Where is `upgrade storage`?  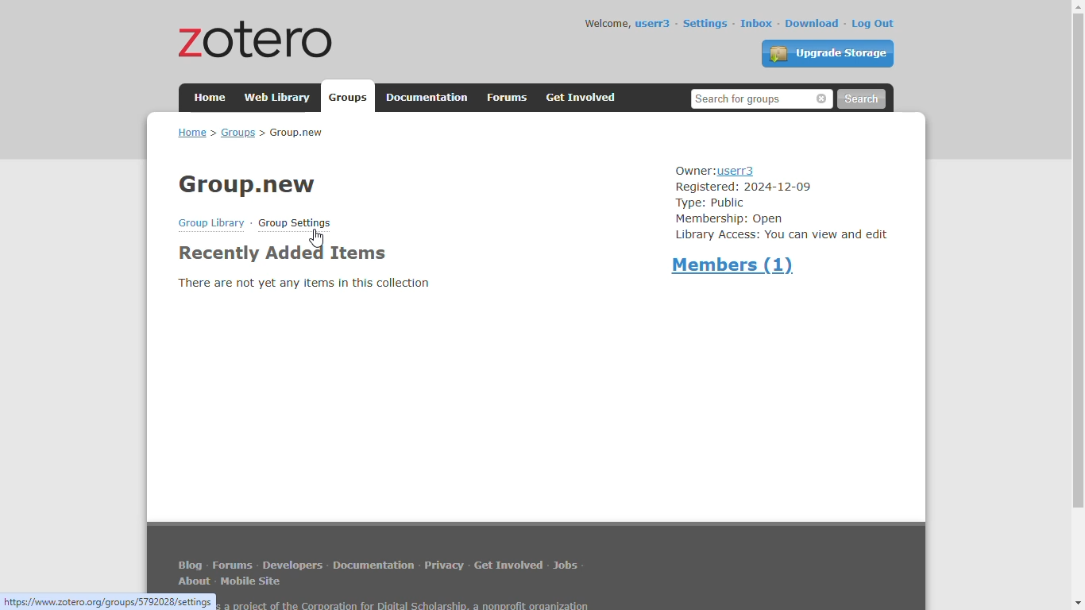
upgrade storage is located at coordinates (828, 53).